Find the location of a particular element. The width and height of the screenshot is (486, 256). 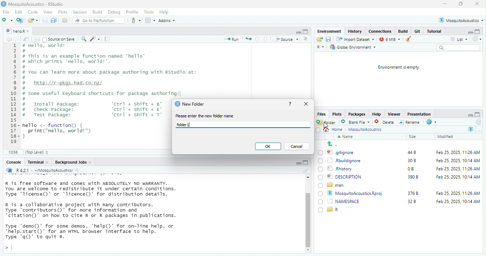

hide console is located at coordinates (477, 31).